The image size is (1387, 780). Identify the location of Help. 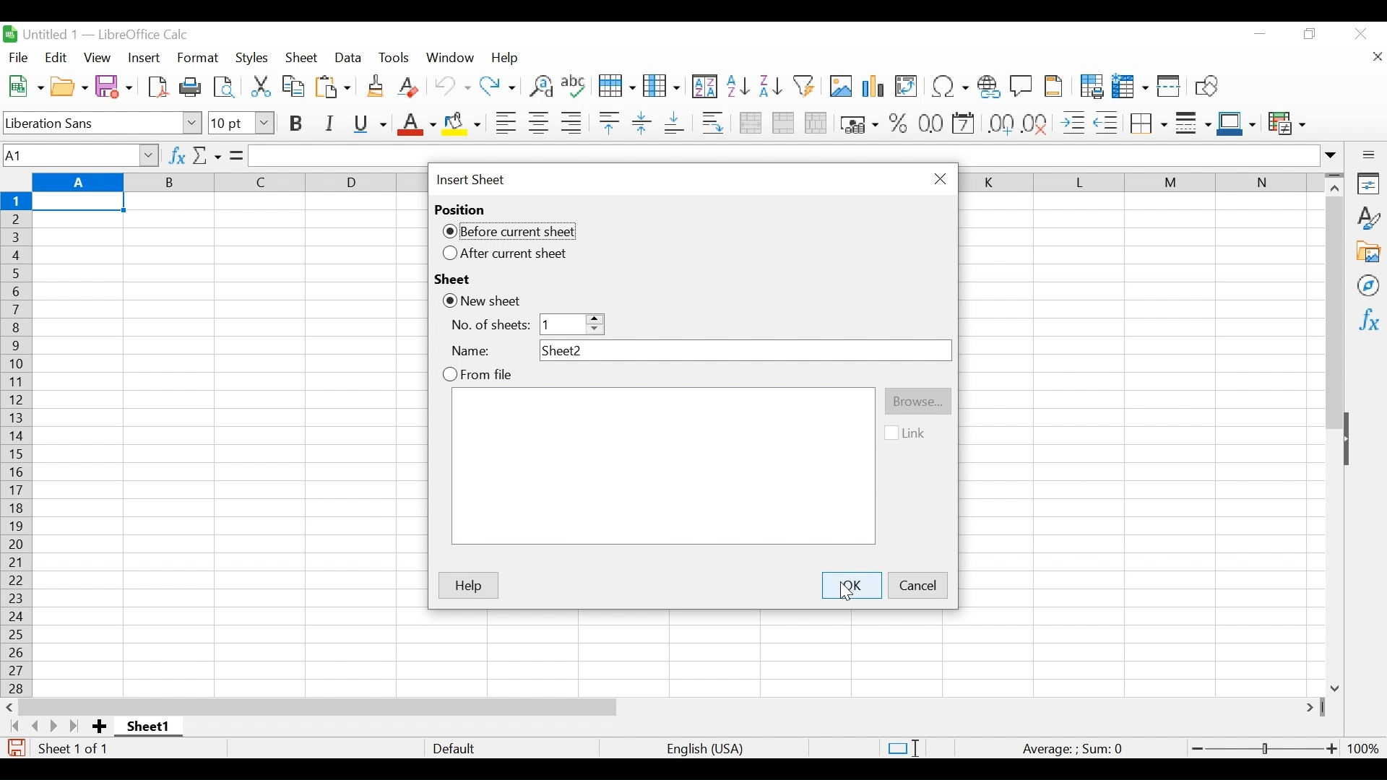
(508, 59).